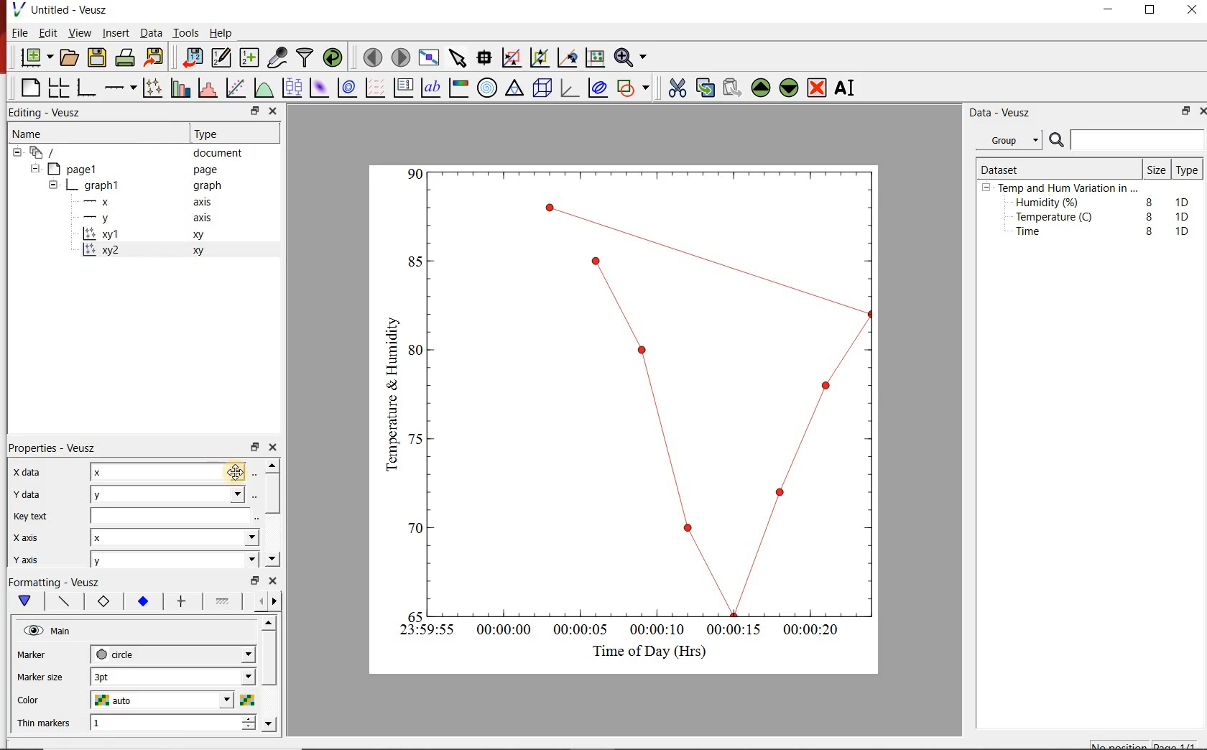  Describe the element at coordinates (705, 88) in the screenshot. I see `copy the selected widget` at that location.